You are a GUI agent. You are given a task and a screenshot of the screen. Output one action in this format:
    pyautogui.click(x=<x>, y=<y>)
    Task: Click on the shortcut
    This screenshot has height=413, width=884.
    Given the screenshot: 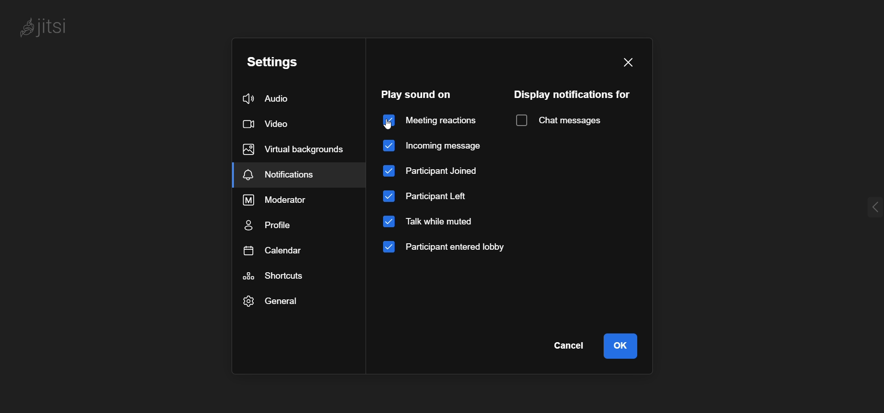 What is the action you would take?
    pyautogui.click(x=277, y=275)
    